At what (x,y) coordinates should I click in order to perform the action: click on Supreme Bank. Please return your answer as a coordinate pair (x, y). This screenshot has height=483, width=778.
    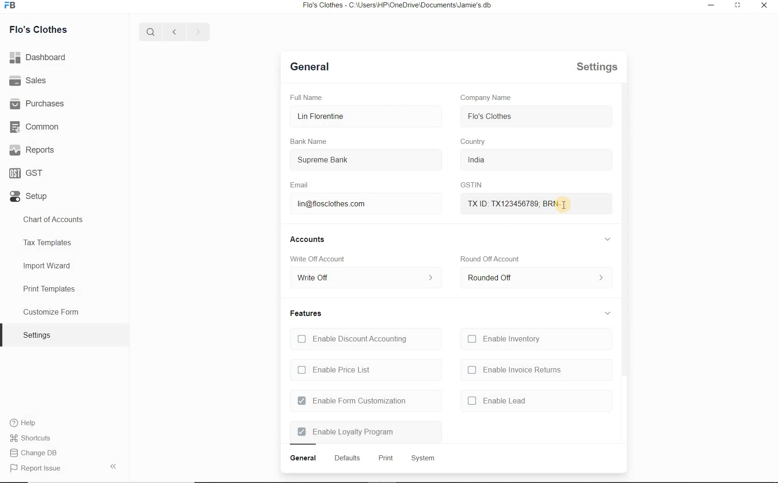
    Looking at the image, I should click on (352, 161).